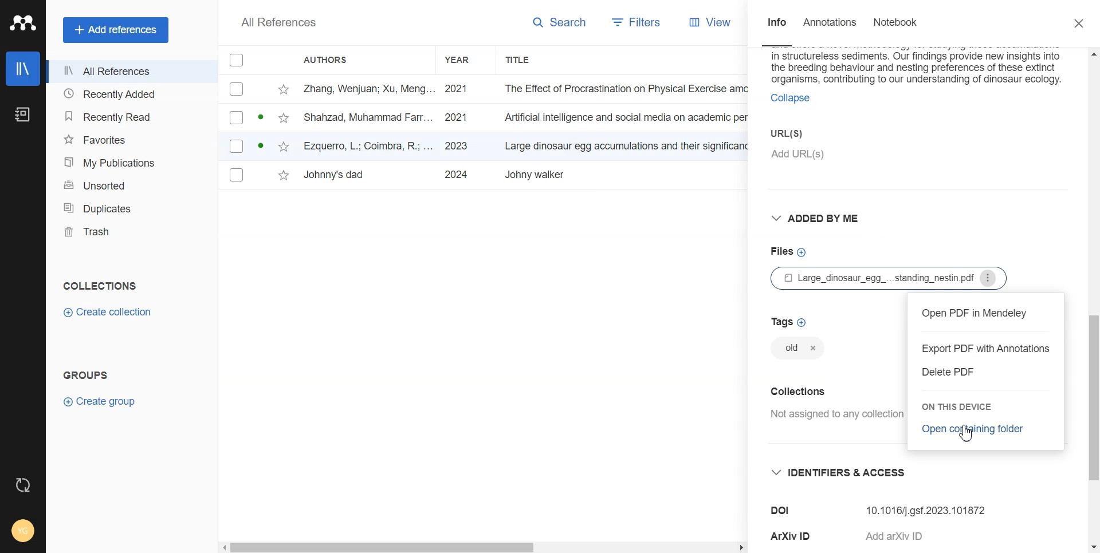  I want to click on My publication, so click(127, 162).